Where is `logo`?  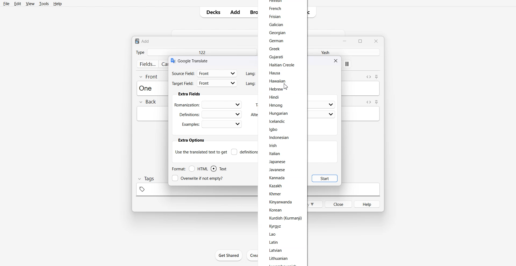
logo is located at coordinates (173, 61).